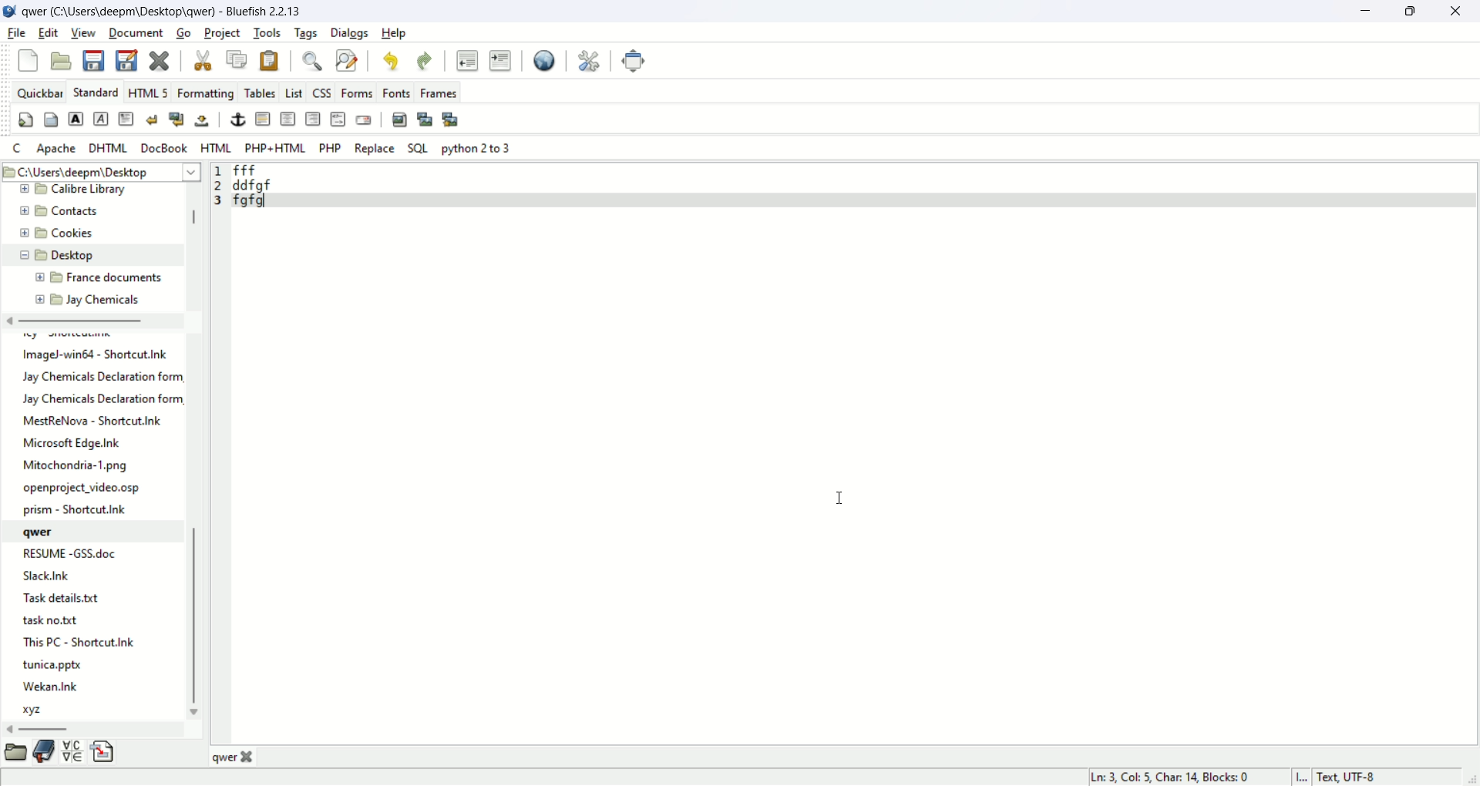 The image size is (1480, 786). What do you see at coordinates (392, 60) in the screenshot?
I see `undo` at bounding box center [392, 60].